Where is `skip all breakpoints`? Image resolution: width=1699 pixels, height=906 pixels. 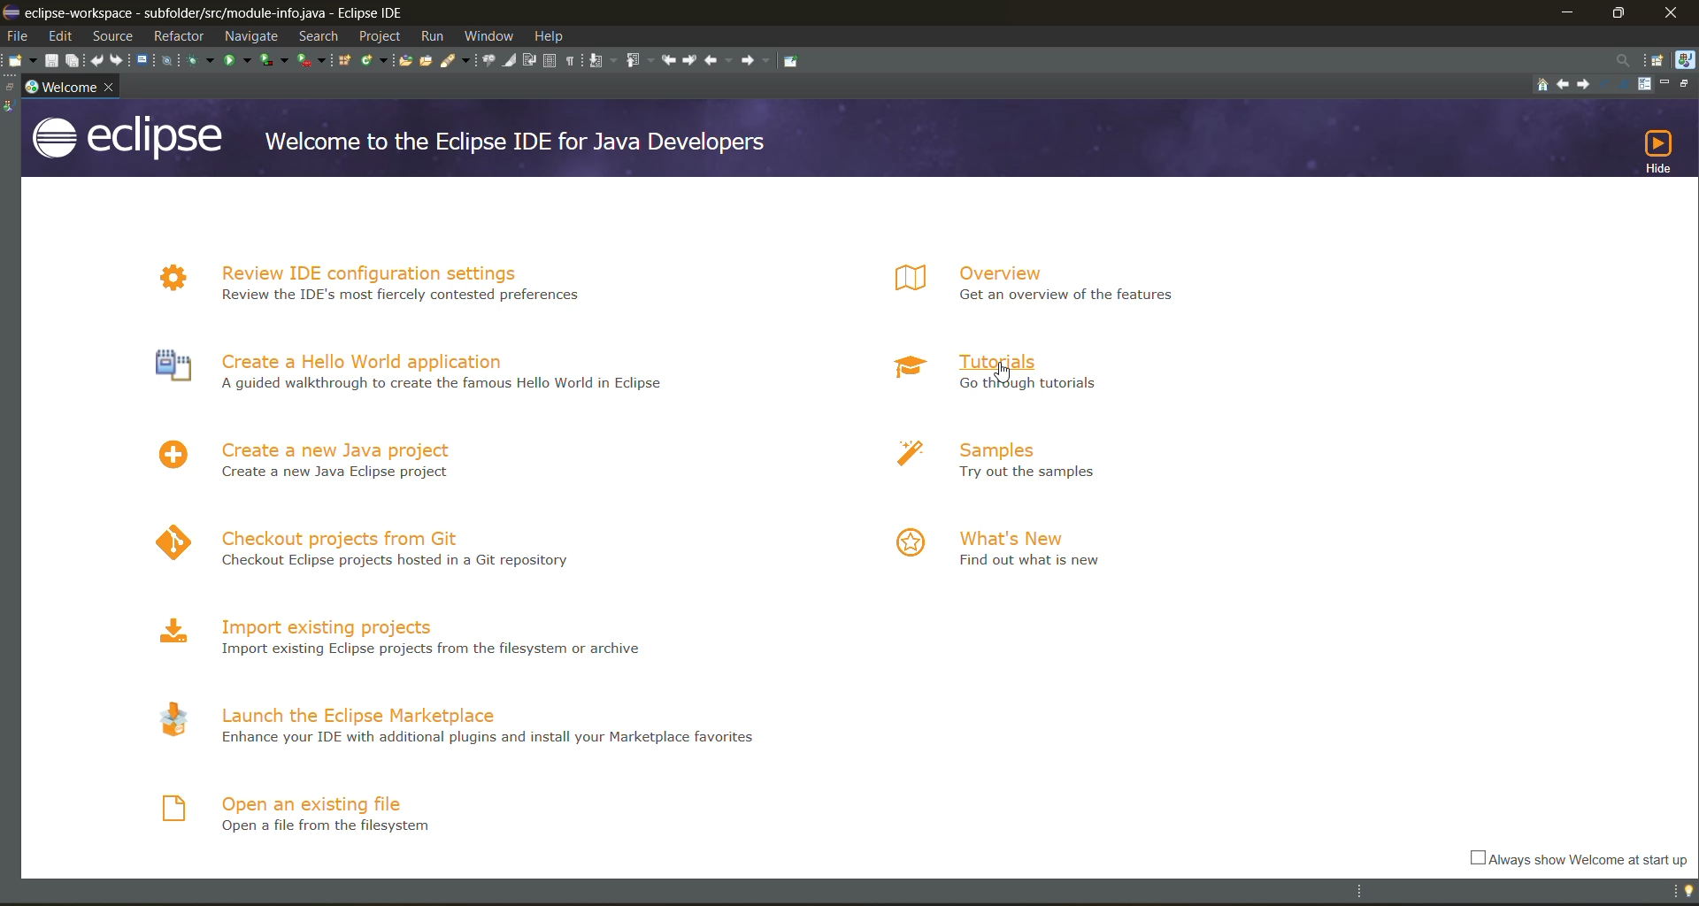 skip all breakpoints is located at coordinates (170, 60).